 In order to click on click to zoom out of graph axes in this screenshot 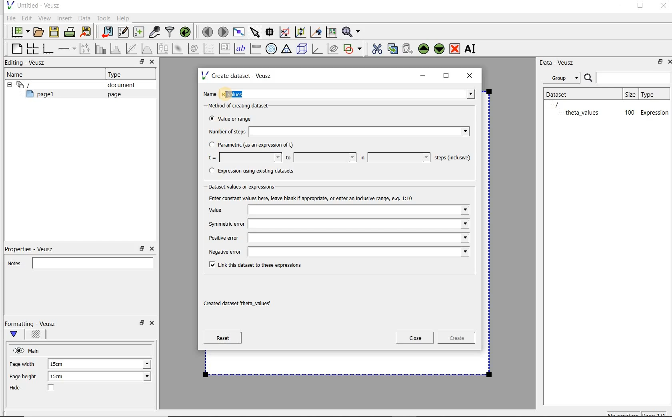, I will do `click(301, 32)`.